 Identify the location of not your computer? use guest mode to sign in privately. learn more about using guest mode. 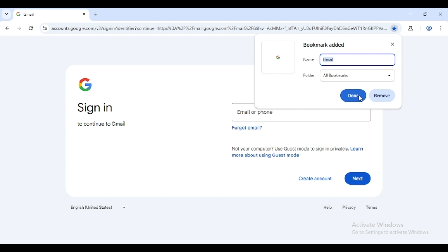
(299, 152).